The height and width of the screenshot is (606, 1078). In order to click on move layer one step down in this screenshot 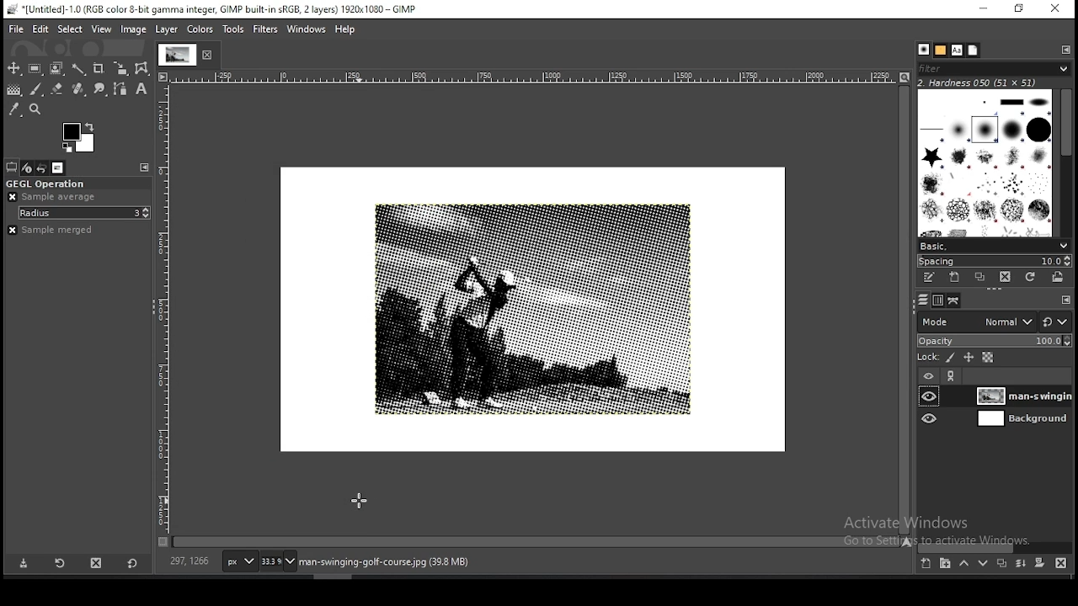, I will do `click(982, 561)`.